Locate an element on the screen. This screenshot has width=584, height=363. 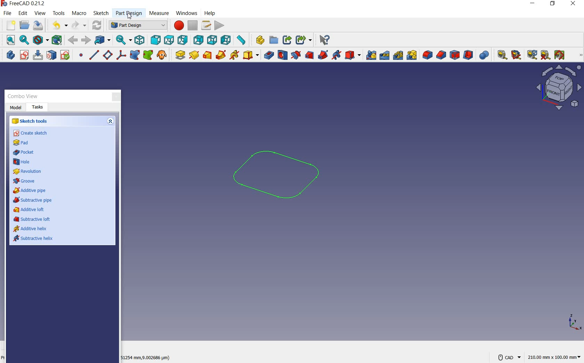
pad is located at coordinates (179, 55).